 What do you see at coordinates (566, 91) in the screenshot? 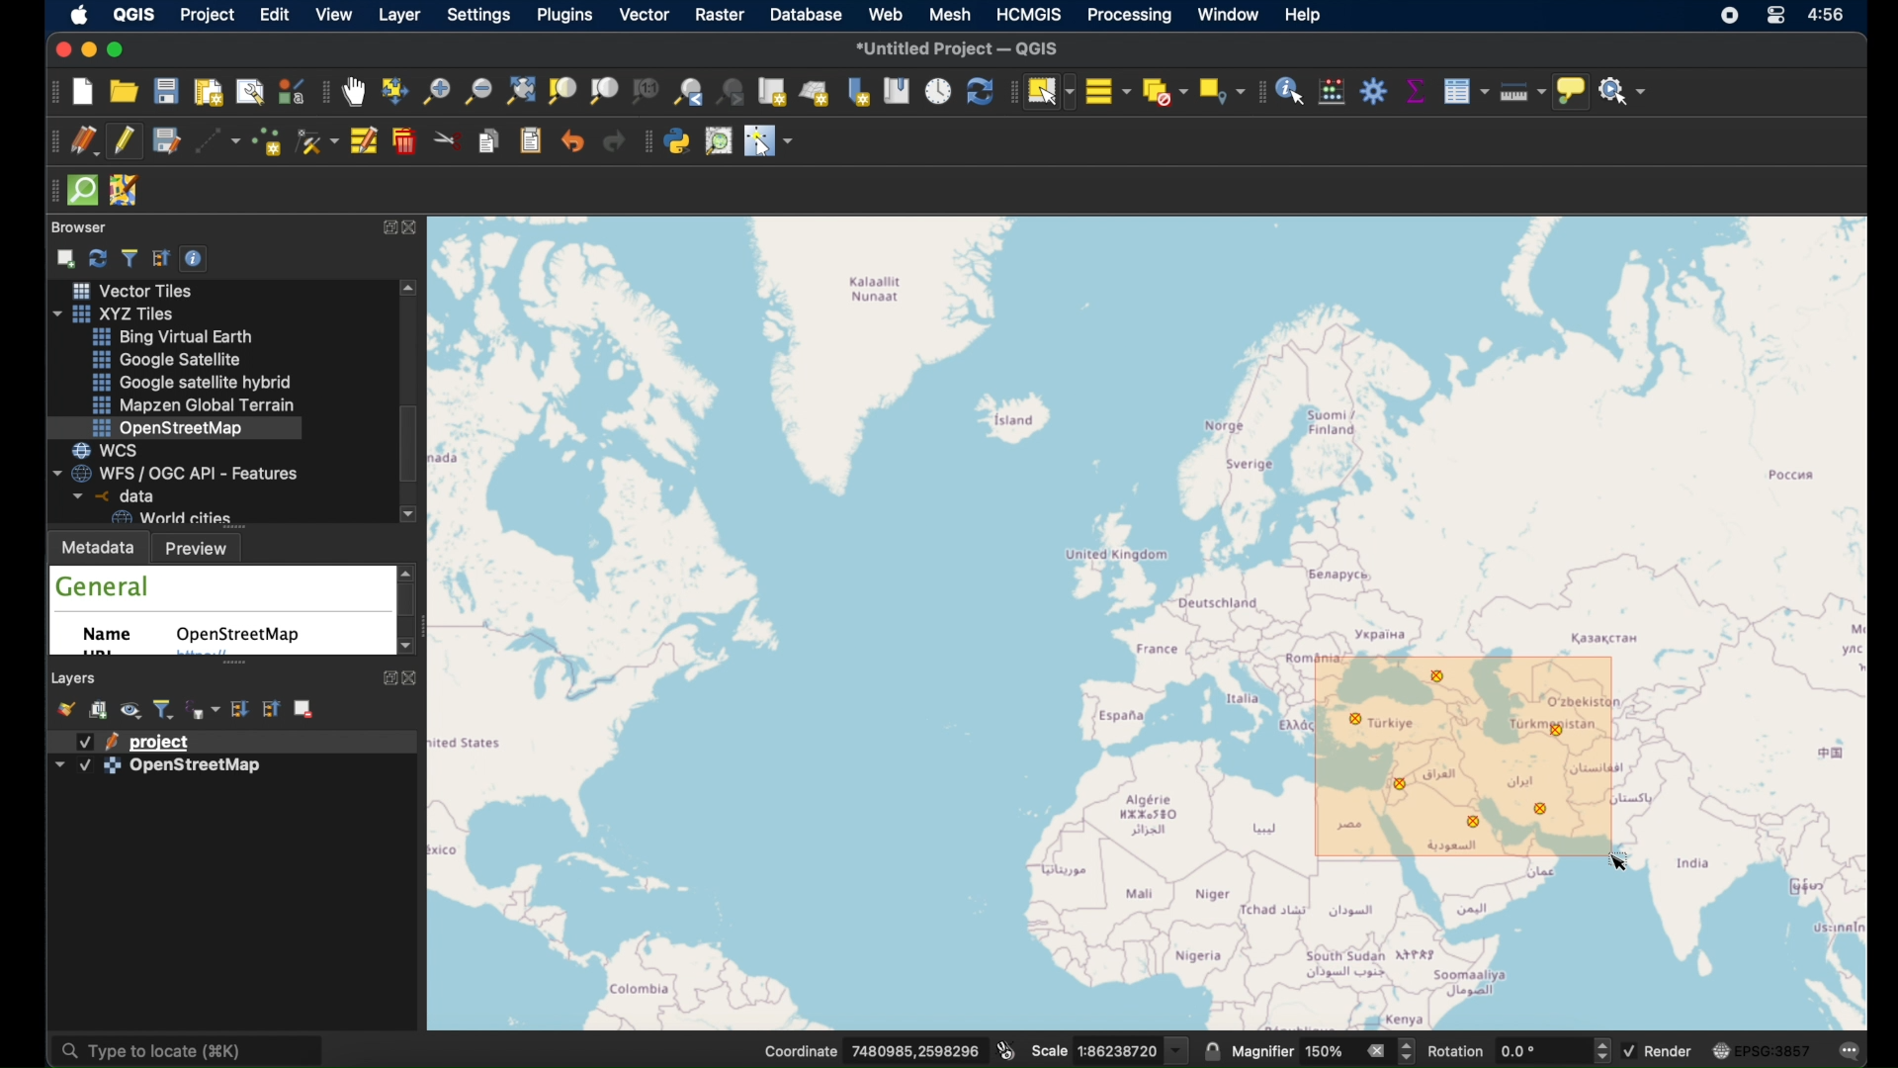
I see `zoom to selection` at bounding box center [566, 91].